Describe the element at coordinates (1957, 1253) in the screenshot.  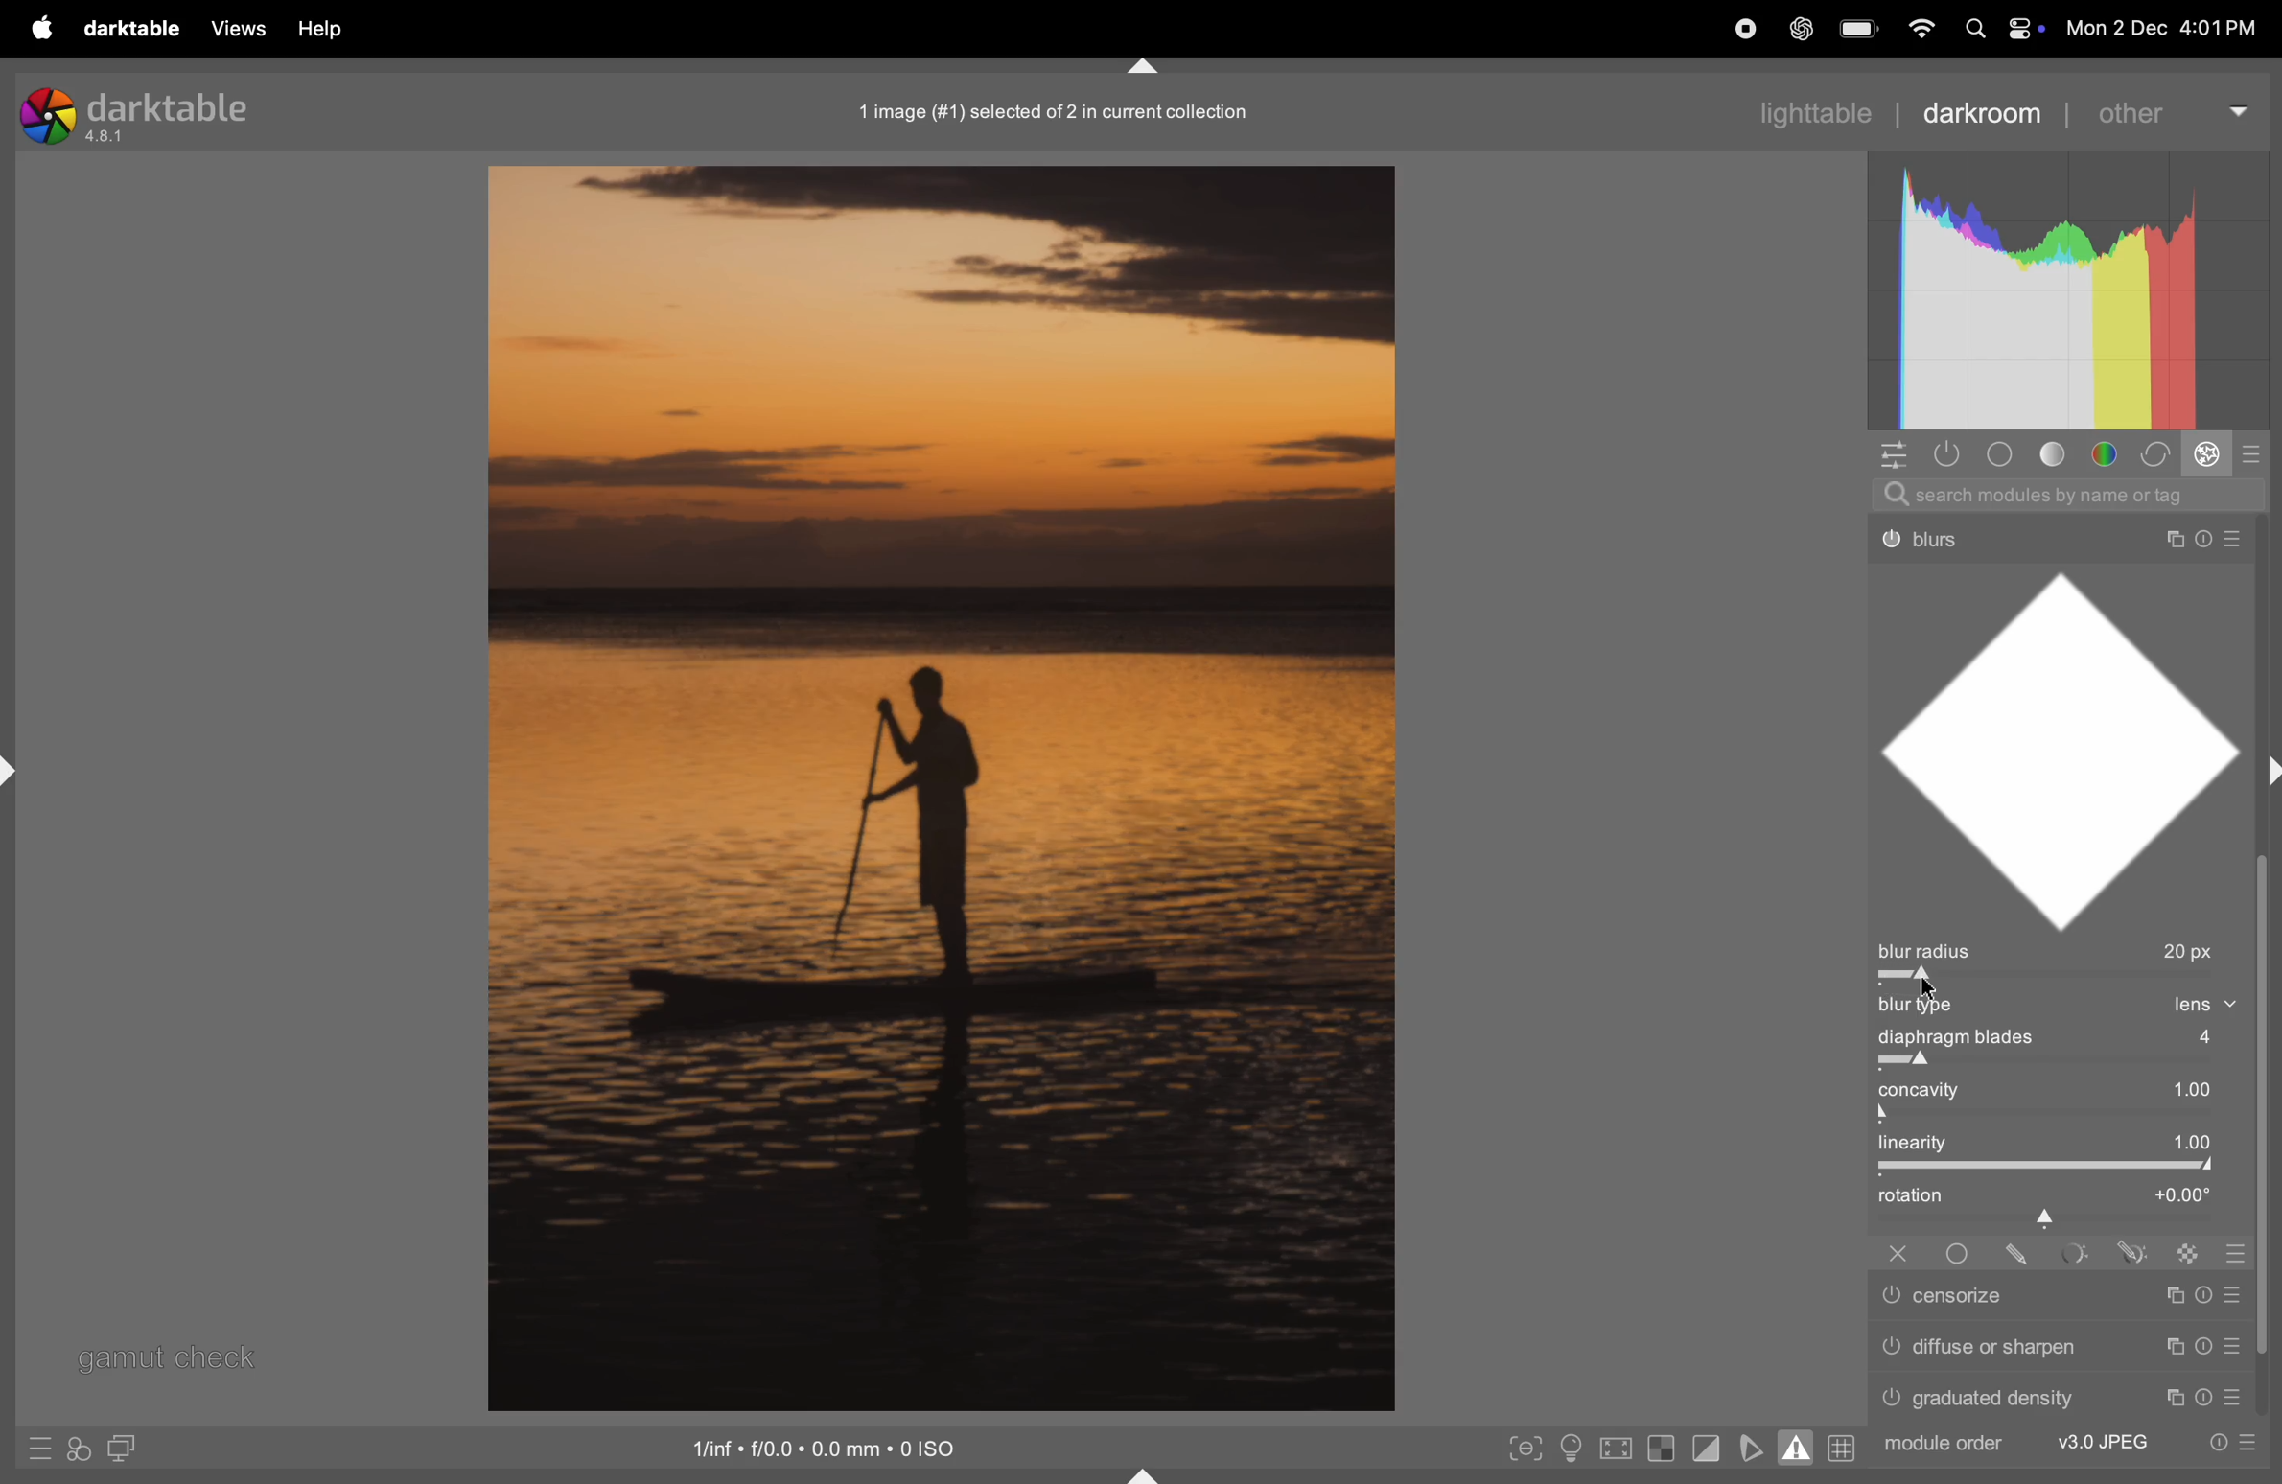
I see `` at that location.